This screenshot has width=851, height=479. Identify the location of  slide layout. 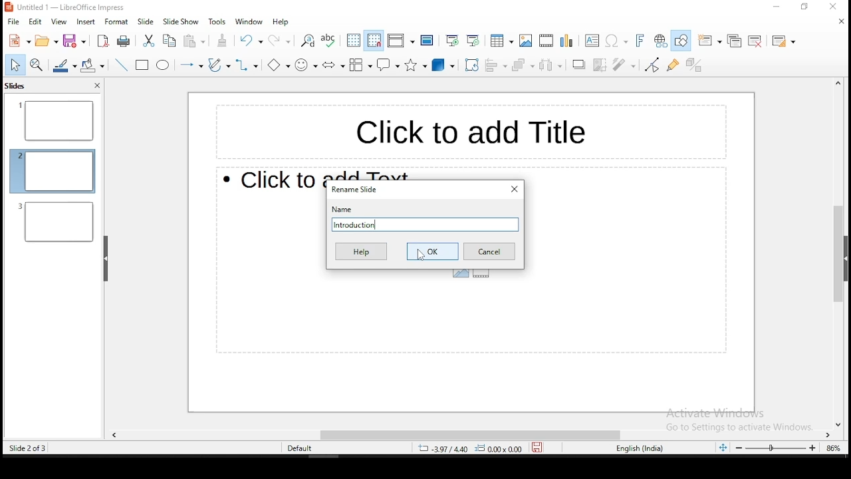
(783, 41).